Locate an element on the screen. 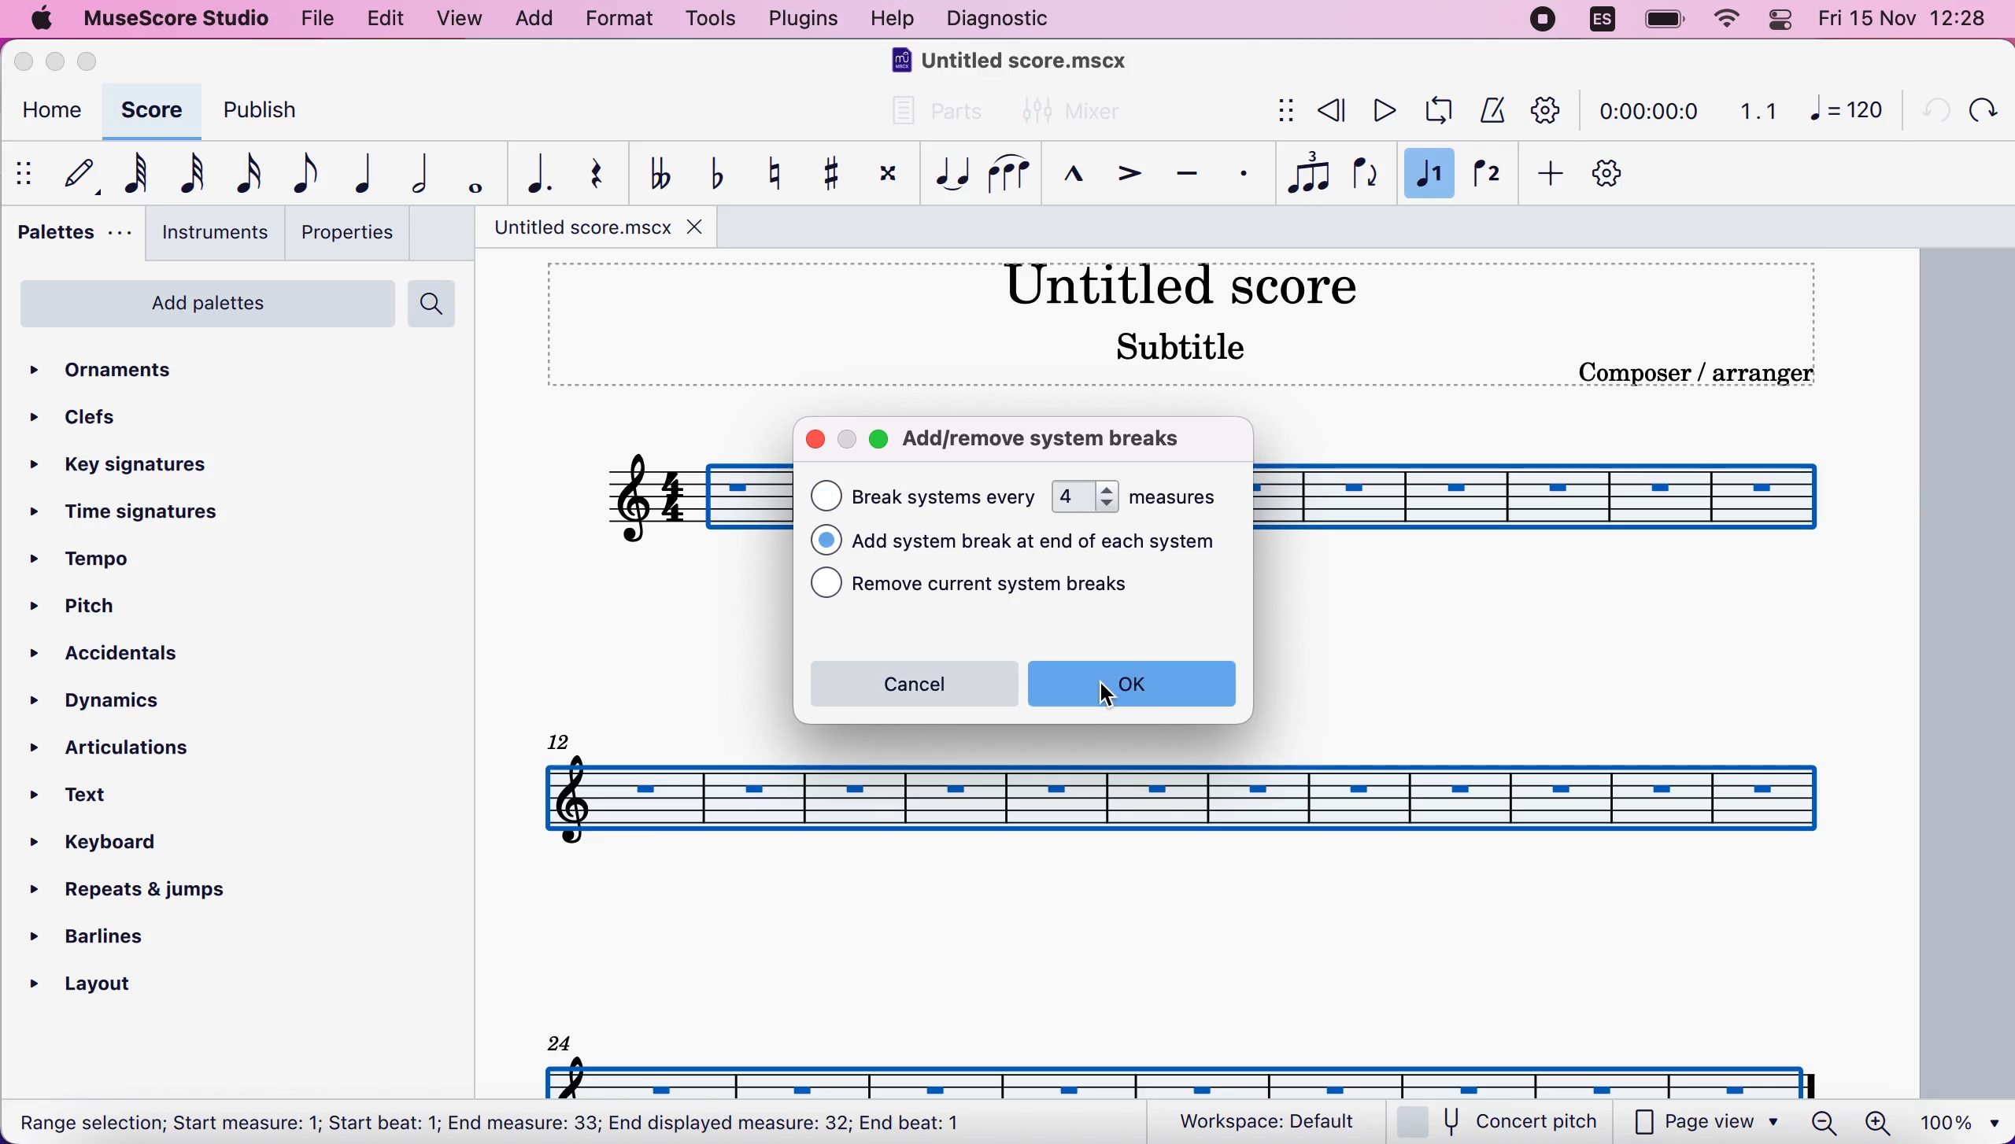  4 is located at coordinates (1085, 496).